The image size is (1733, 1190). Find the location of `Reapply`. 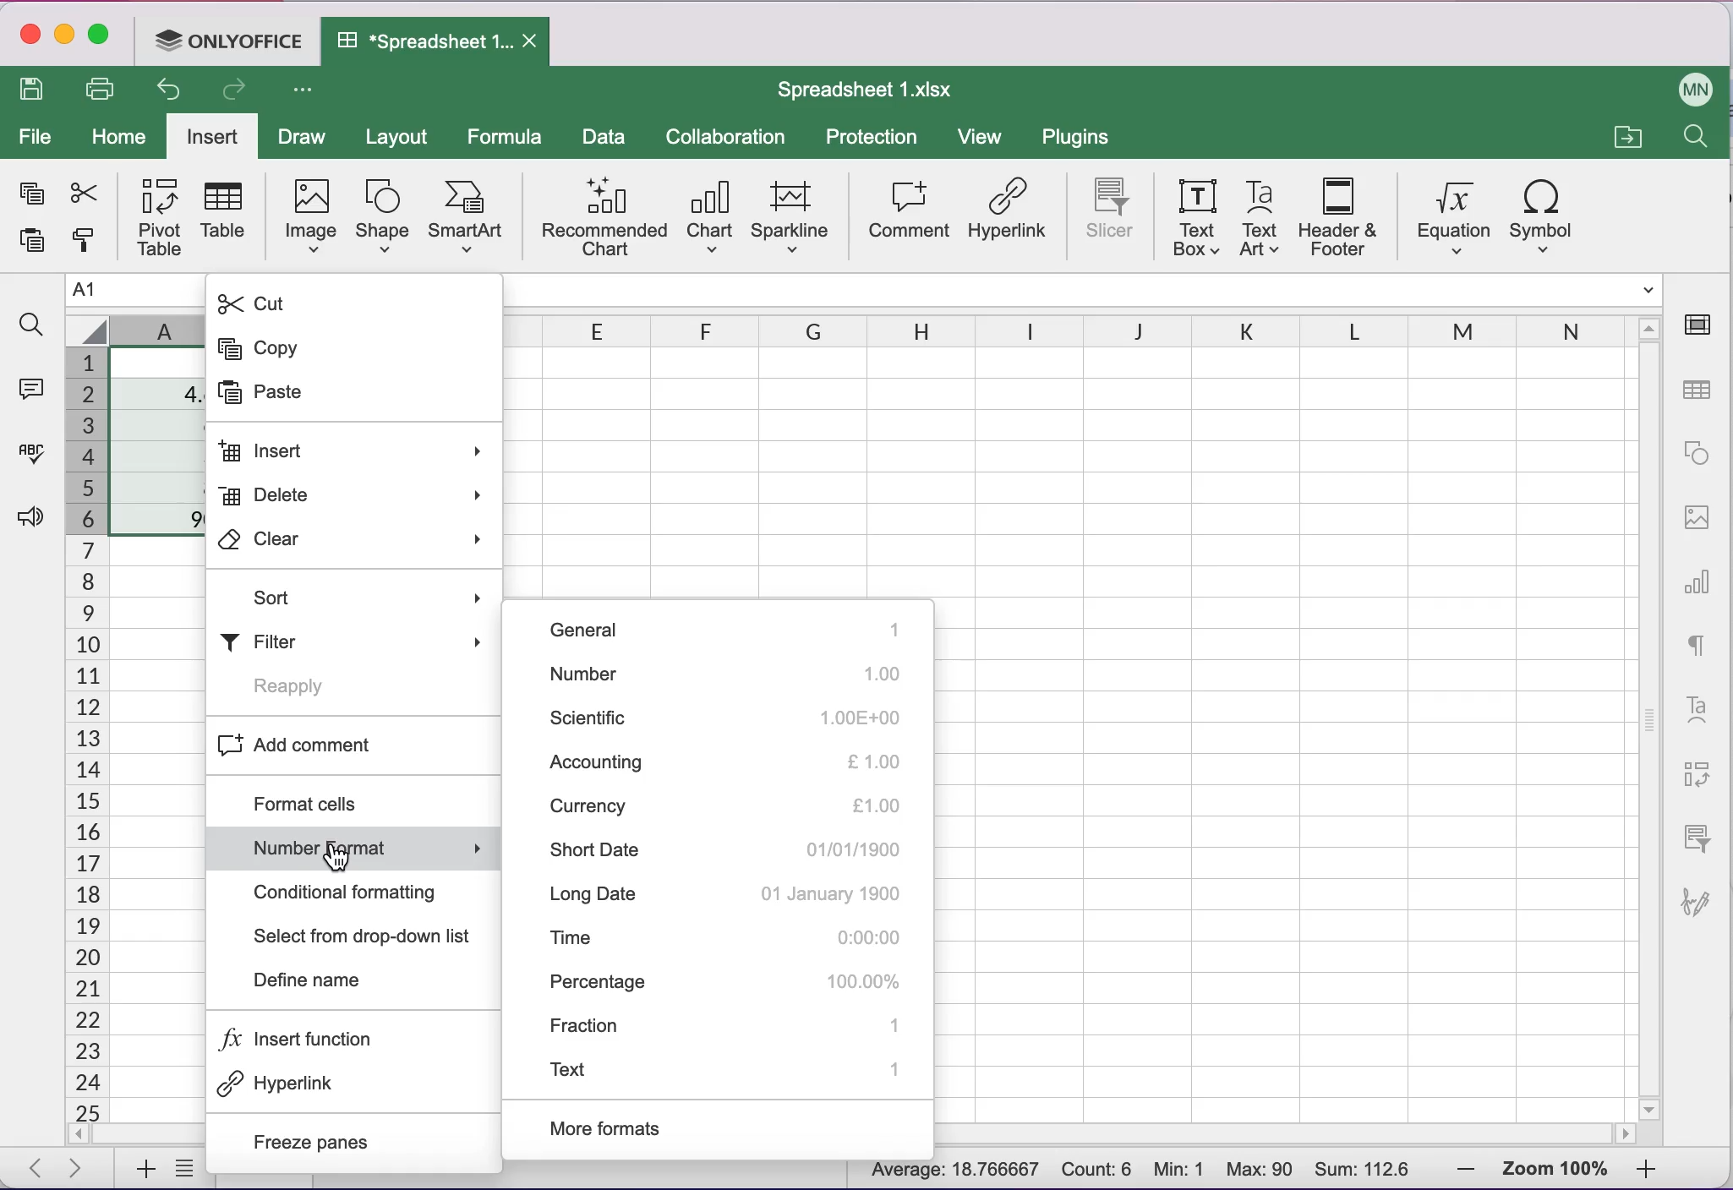

Reapply is located at coordinates (324, 685).